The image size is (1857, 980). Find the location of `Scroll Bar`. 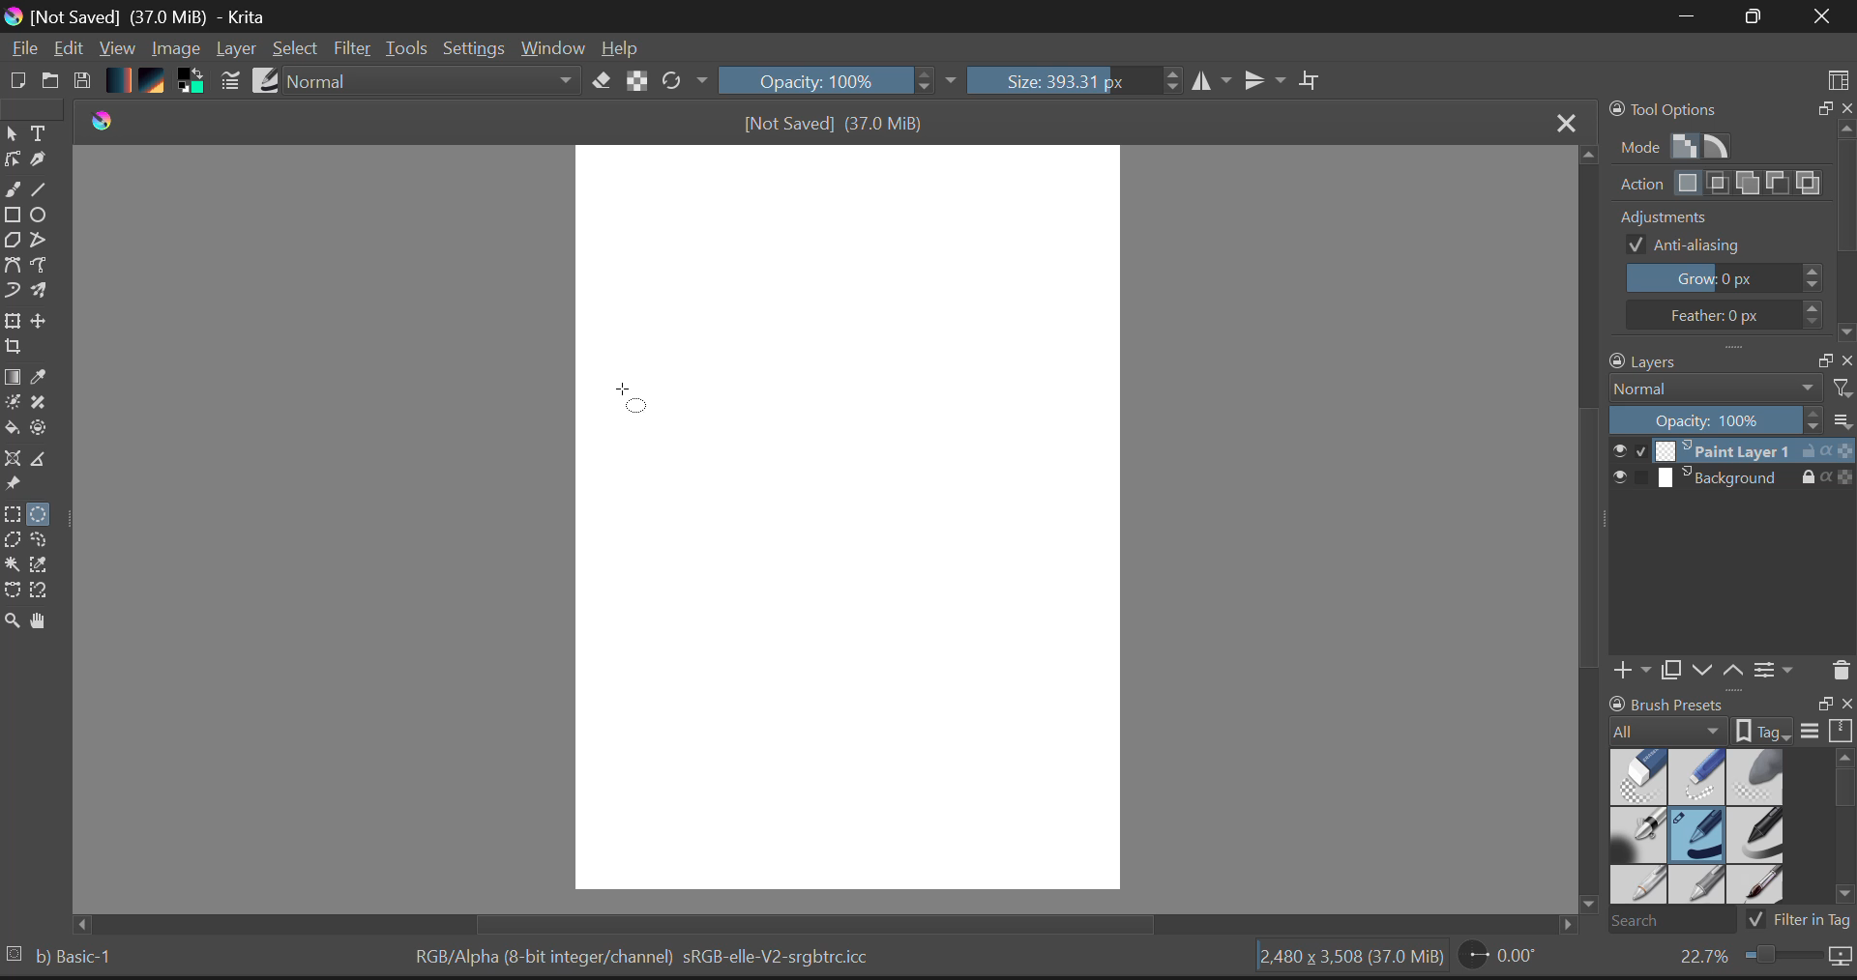

Scroll Bar is located at coordinates (1585, 539).